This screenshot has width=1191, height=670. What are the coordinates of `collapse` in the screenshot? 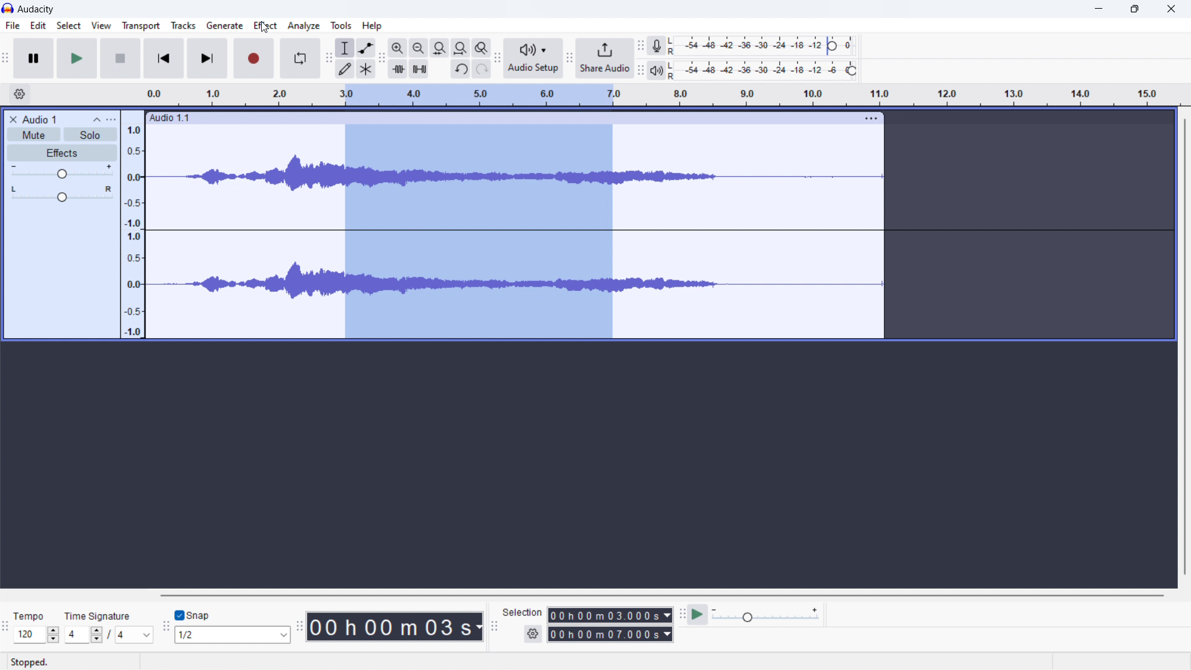 It's located at (96, 118).